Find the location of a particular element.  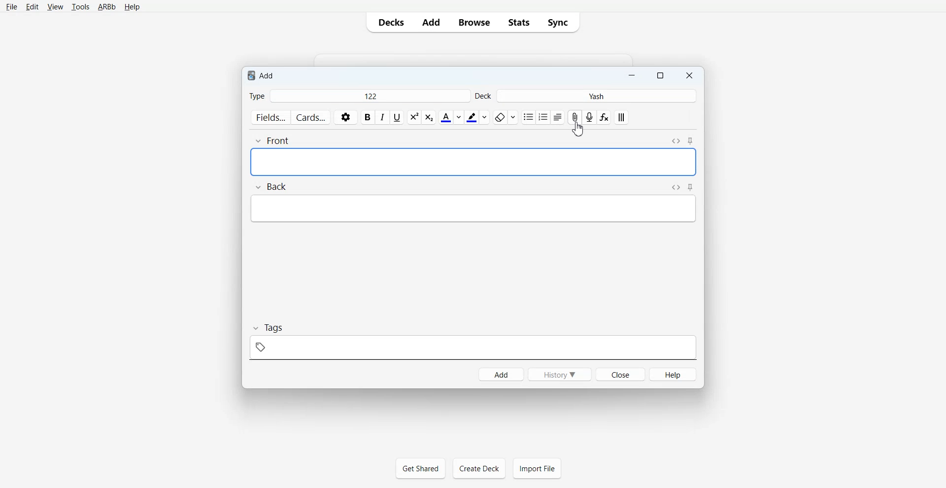

Deck is located at coordinates (585, 96).